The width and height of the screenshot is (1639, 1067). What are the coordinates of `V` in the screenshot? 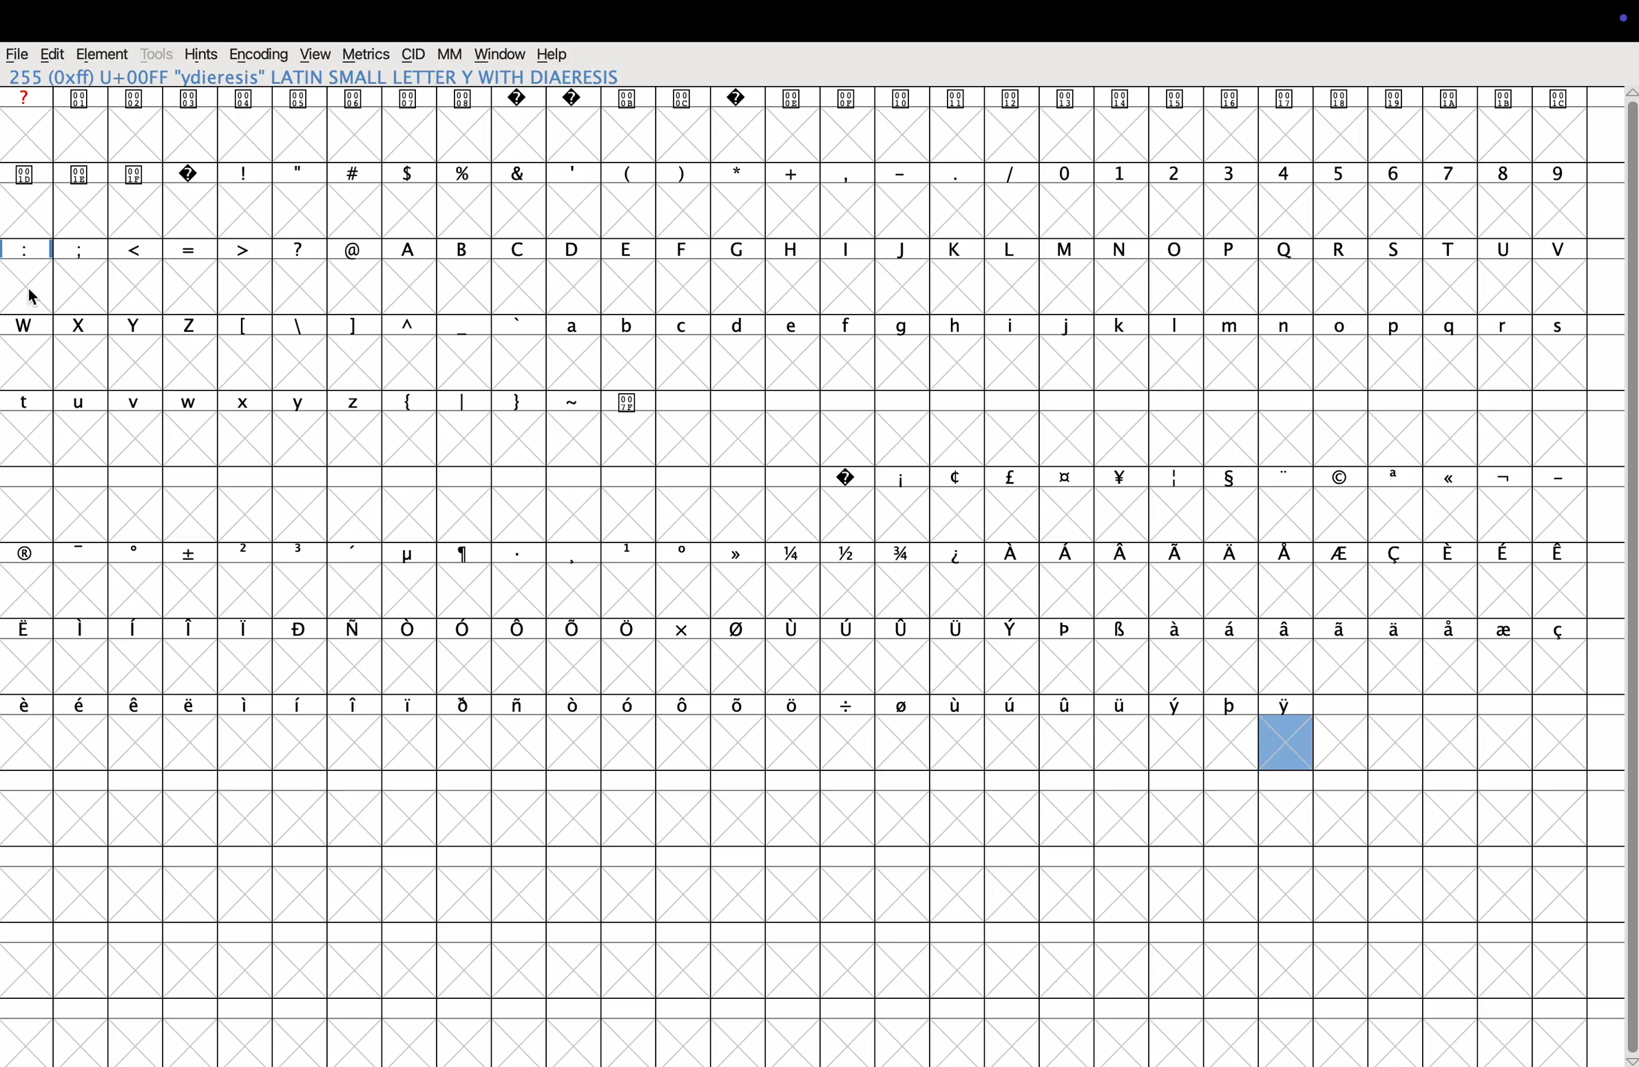 It's located at (1559, 273).